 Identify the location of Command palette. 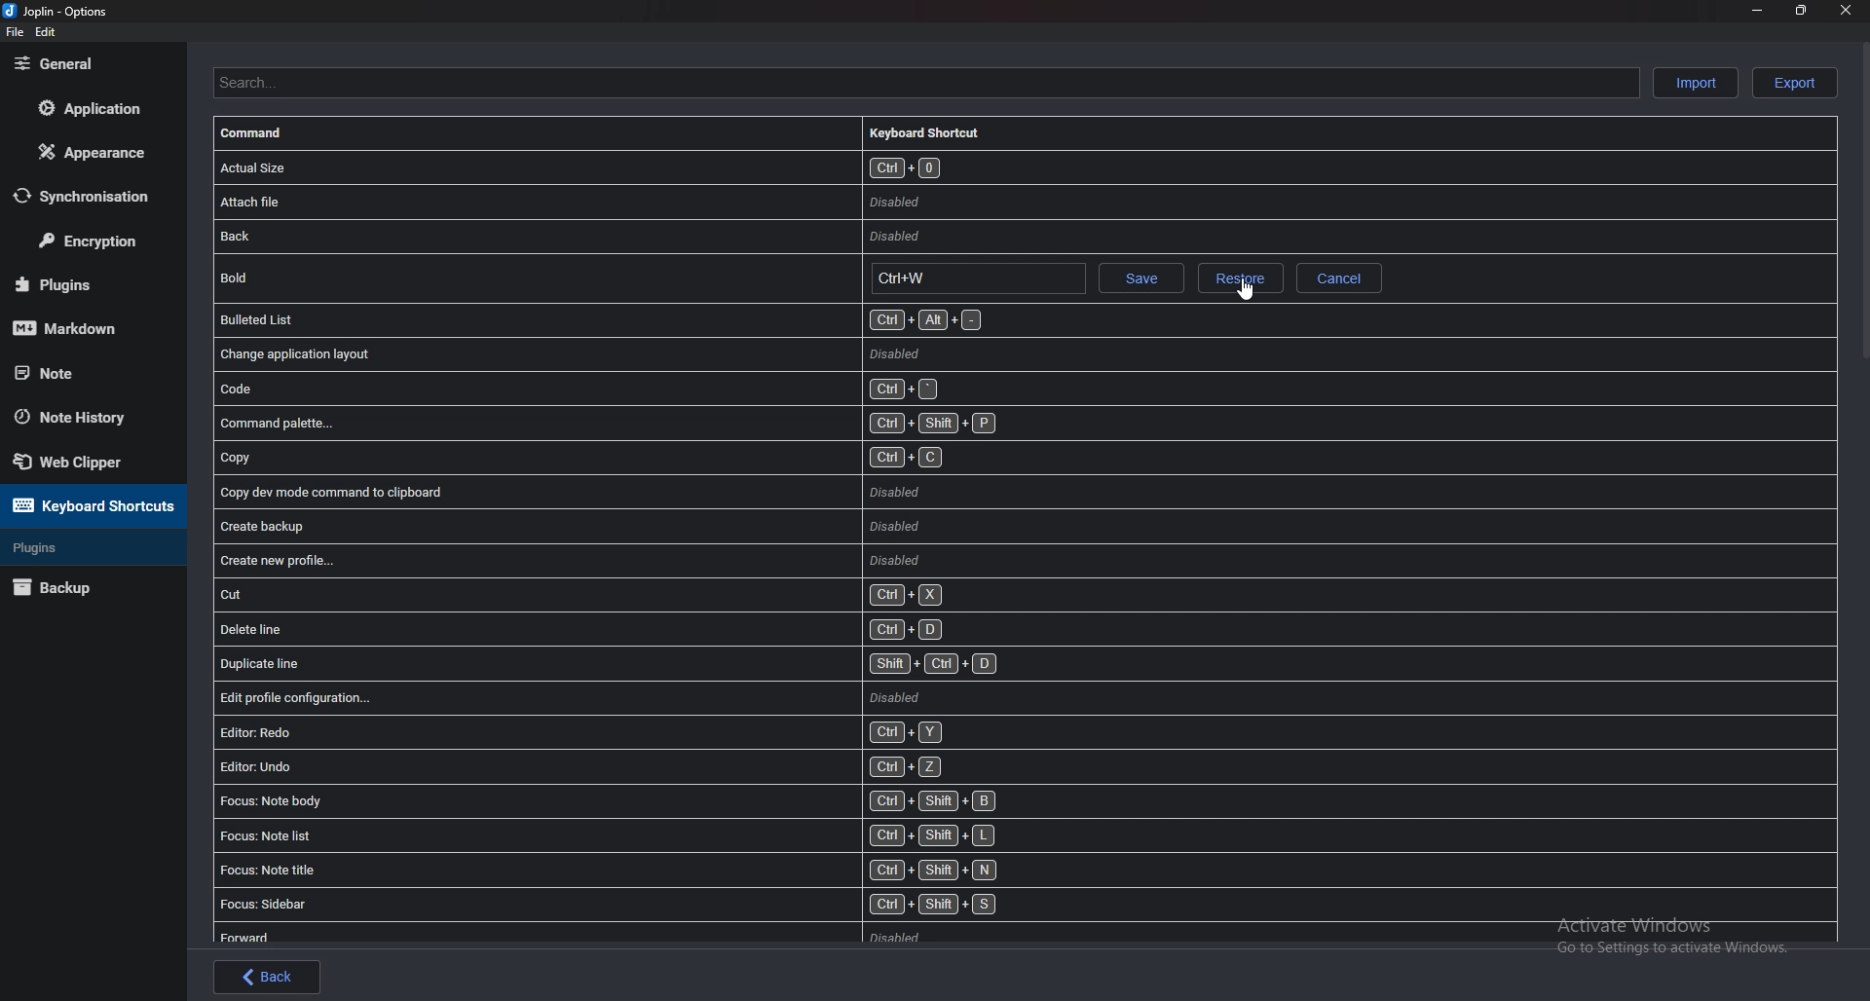
(617, 424).